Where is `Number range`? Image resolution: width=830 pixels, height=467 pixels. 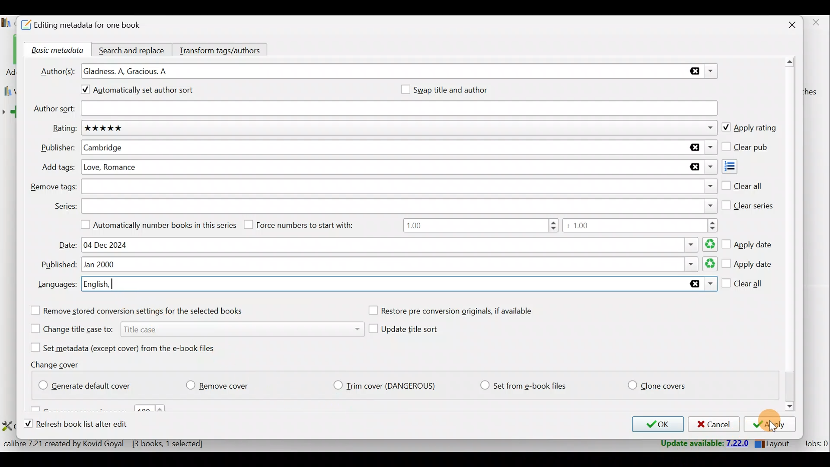 Number range is located at coordinates (560, 227).